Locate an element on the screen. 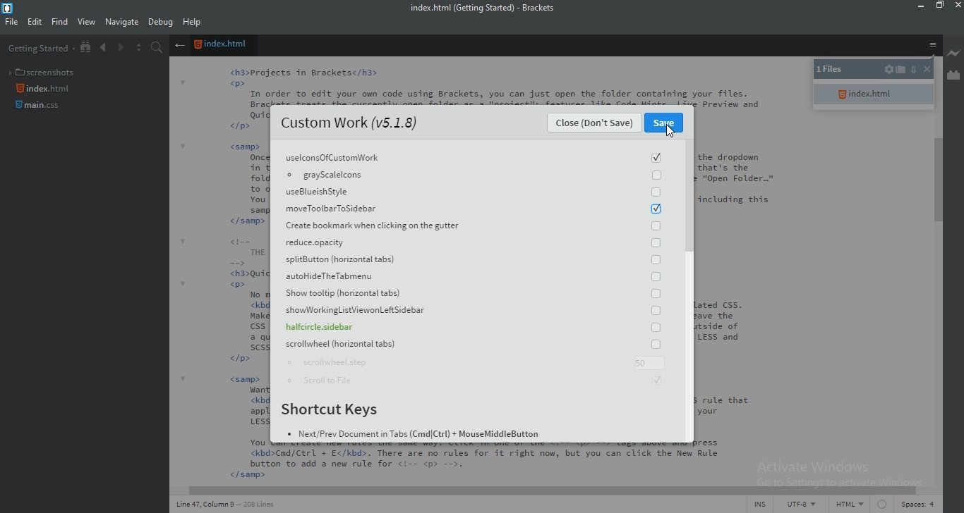 Image resolution: width=964 pixels, height=513 pixels. showWorkingListViewonLeft Sidebar is located at coordinates (471, 311).